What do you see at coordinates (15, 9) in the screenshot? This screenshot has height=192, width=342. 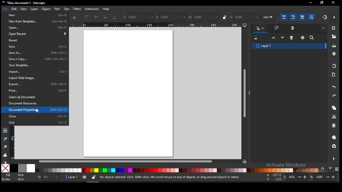 I see `edit` at bounding box center [15, 9].